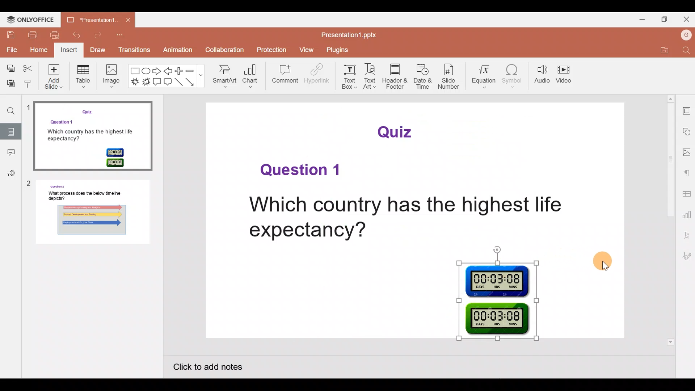 The image size is (695, 391). Describe the element at coordinates (146, 71) in the screenshot. I see `Ellipse` at that location.